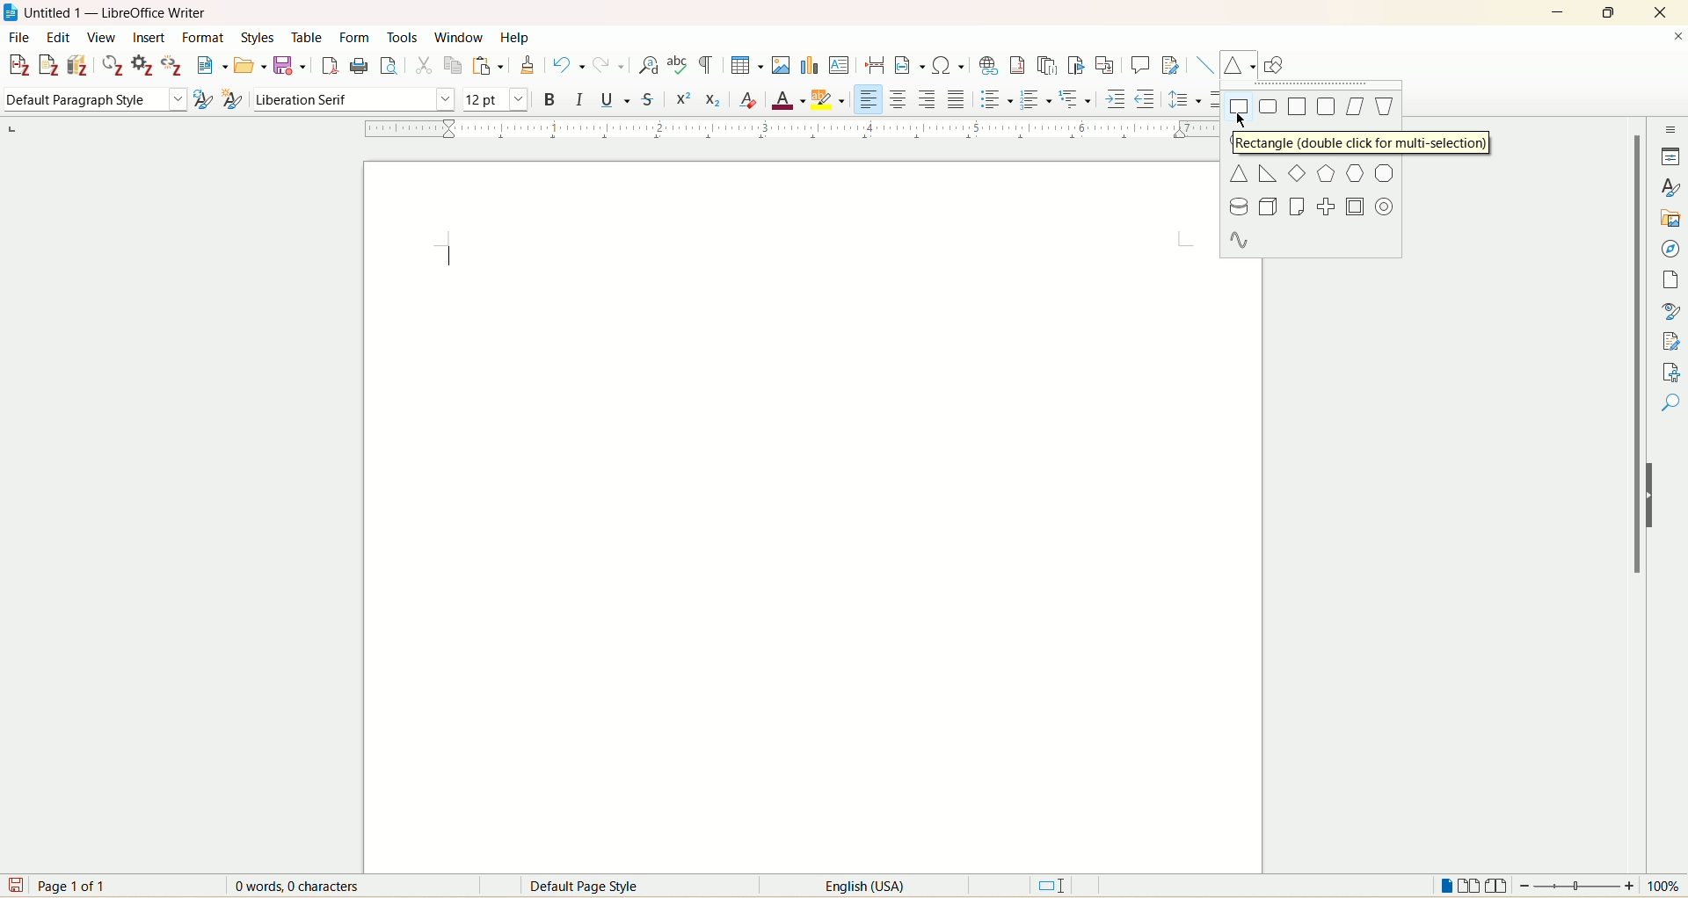  What do you see at coordinates (1672, 340) in the screenshot?
I see `manage changes` at bounding box center [1672, 340].